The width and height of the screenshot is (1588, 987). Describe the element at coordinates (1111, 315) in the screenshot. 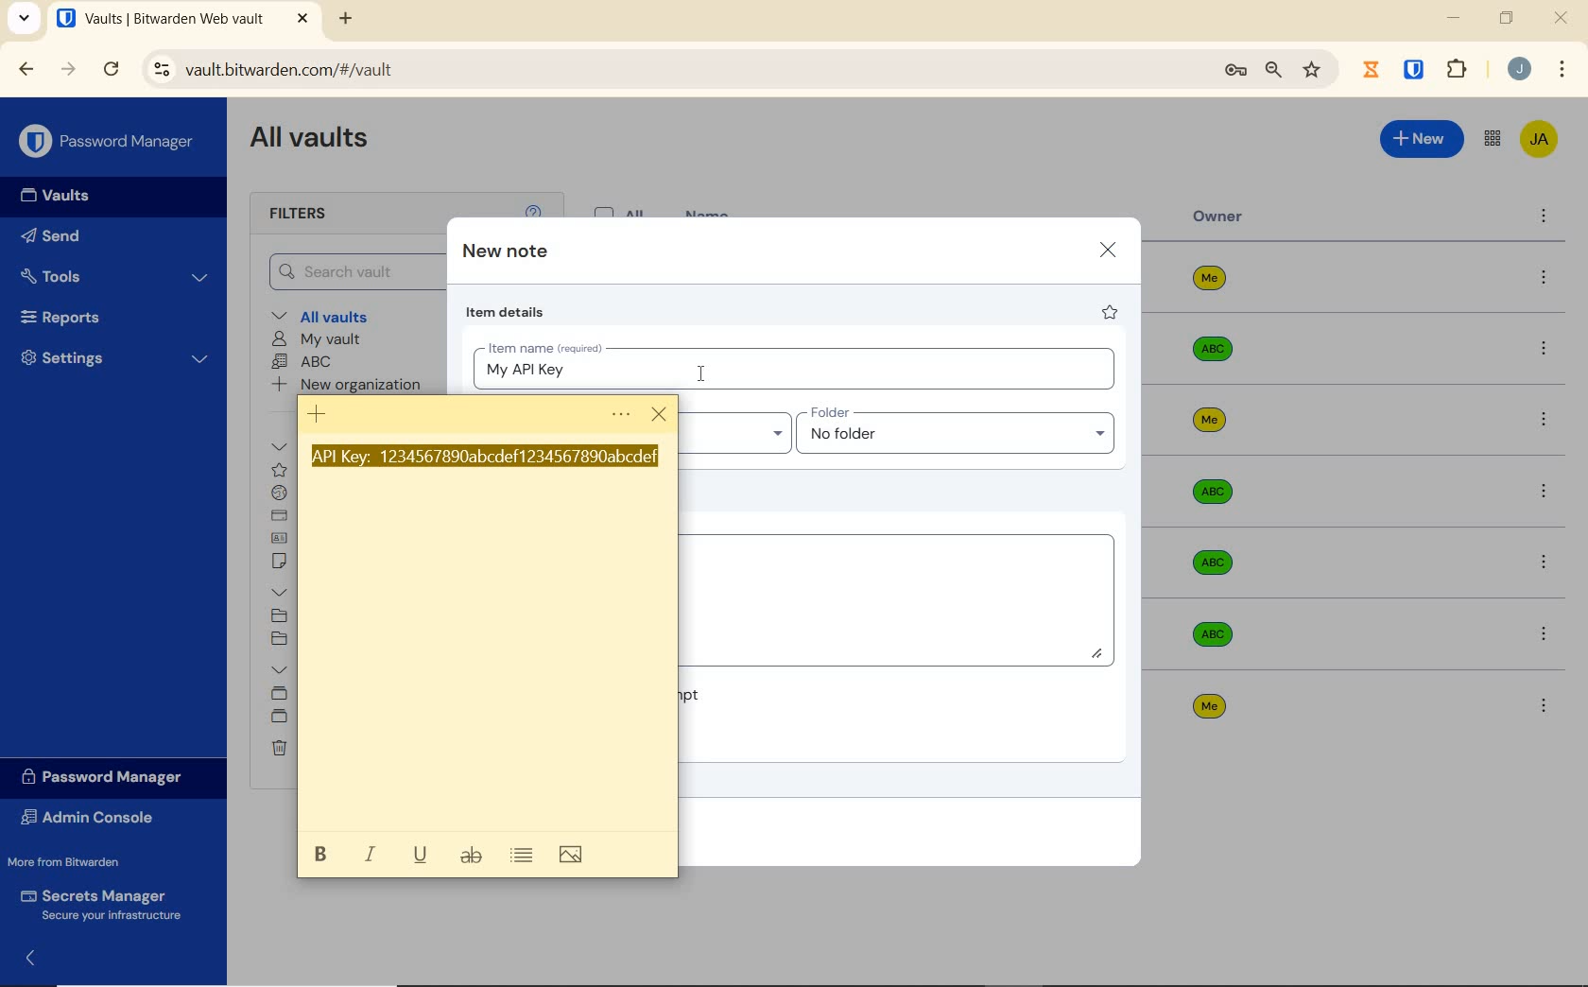

I see `favorite` at that location.